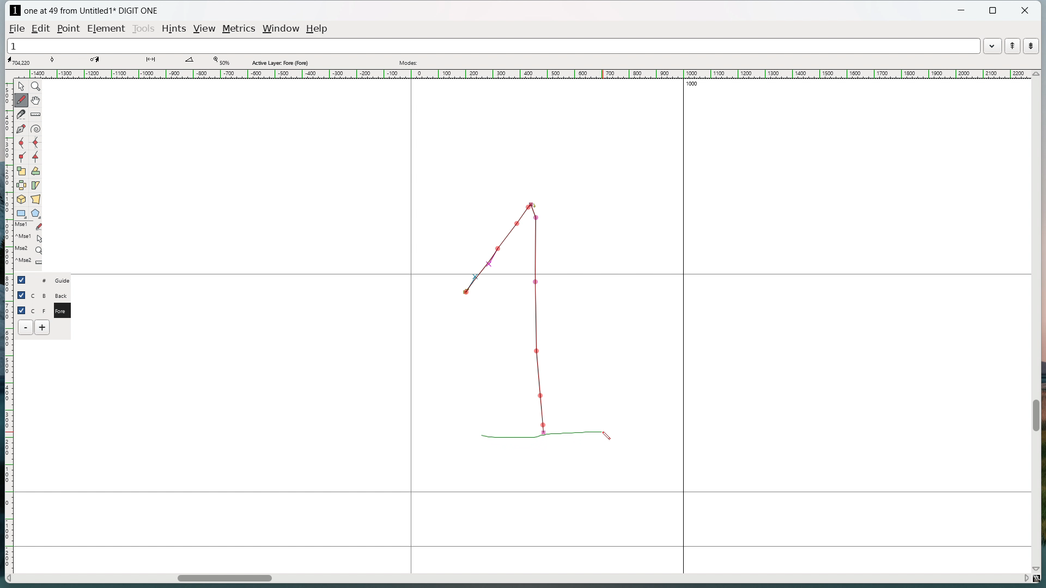  What do you see at coordinates (409, 63) in the screenshot?
I see `modes` at bounding box center [409, 63].